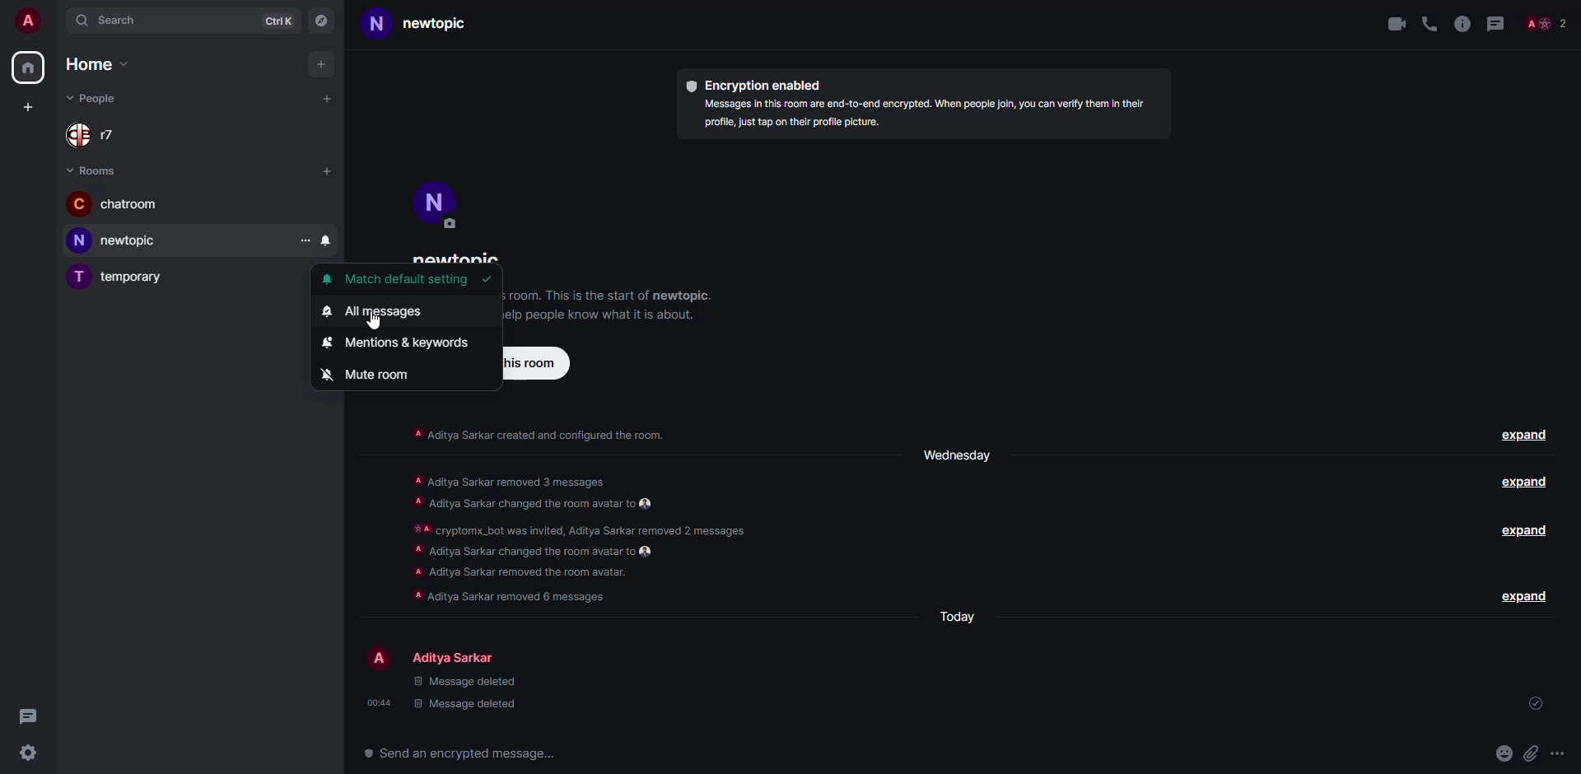  Describe the element at coordinates (456, 659) in the screenshot. I see `people` at that location.